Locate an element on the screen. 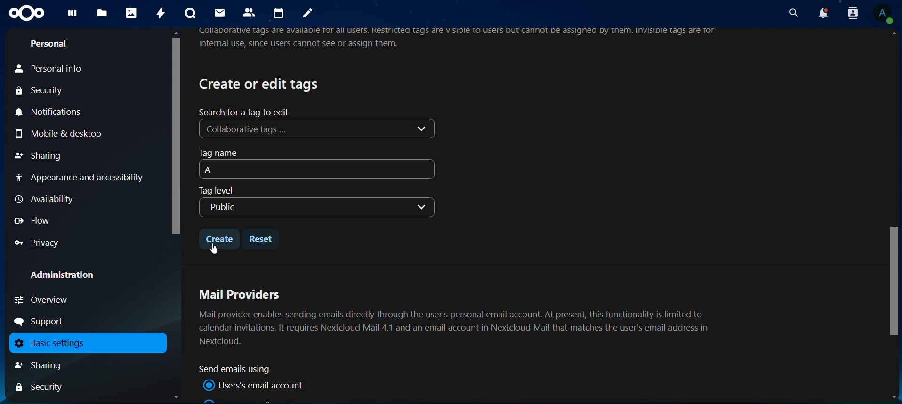  Tag level is located at coordinates (216, 191).